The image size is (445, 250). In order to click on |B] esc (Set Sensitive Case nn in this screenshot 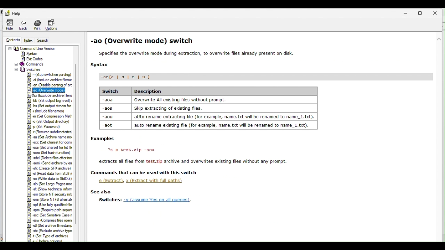, I will do `click(49, 215)`.